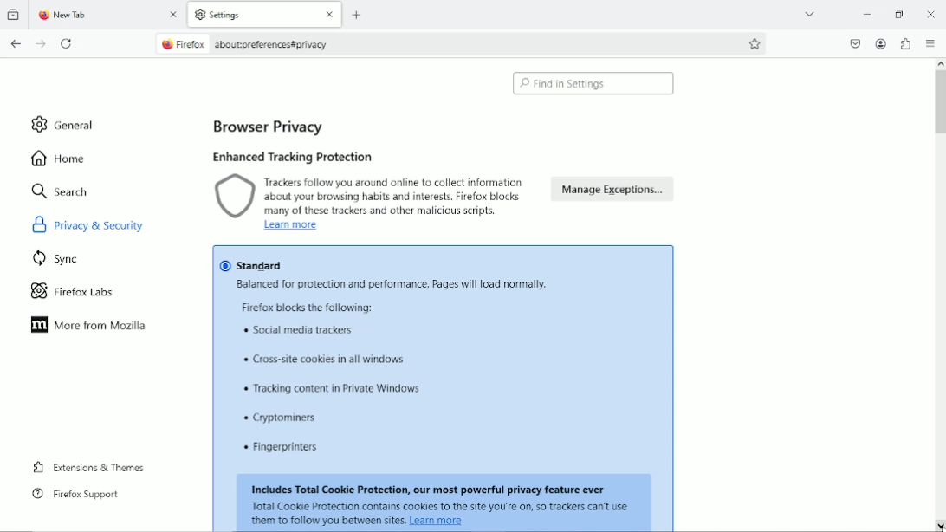 This screenshot has width=946, height=532. I want to click on includes Total Coslie Protection, our mest powerful privacy feature ever, so click(430, 486).